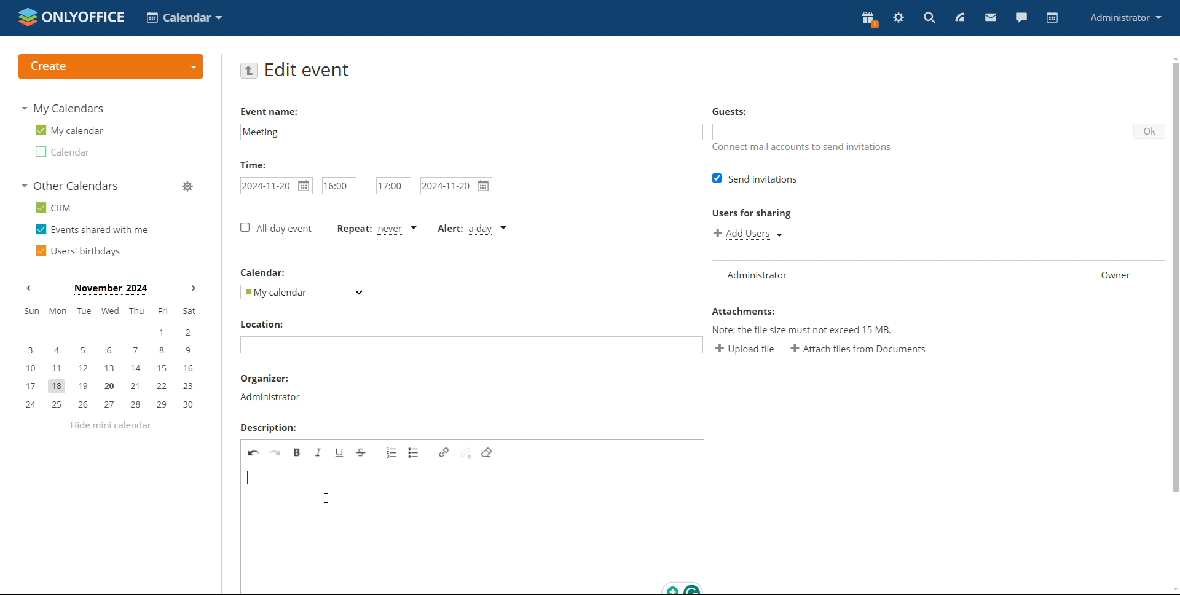  What do you see at coordinates (1173, 589) in the screenshot?
I see `scroll down` at bounding box center [1173, 589].